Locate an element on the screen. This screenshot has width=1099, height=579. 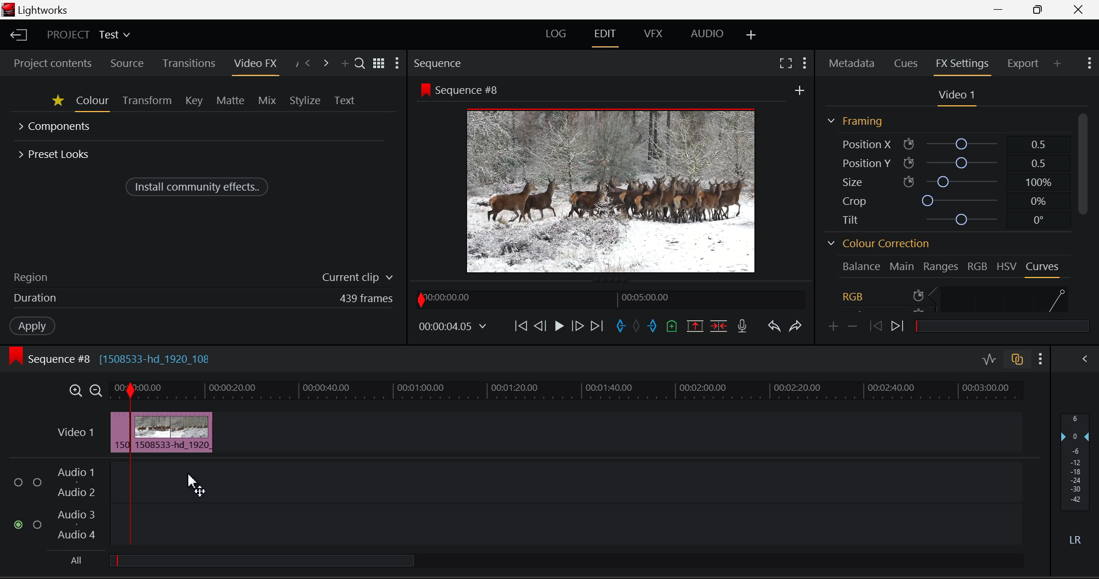
RGB Curve is located at coordinates (955, 298).